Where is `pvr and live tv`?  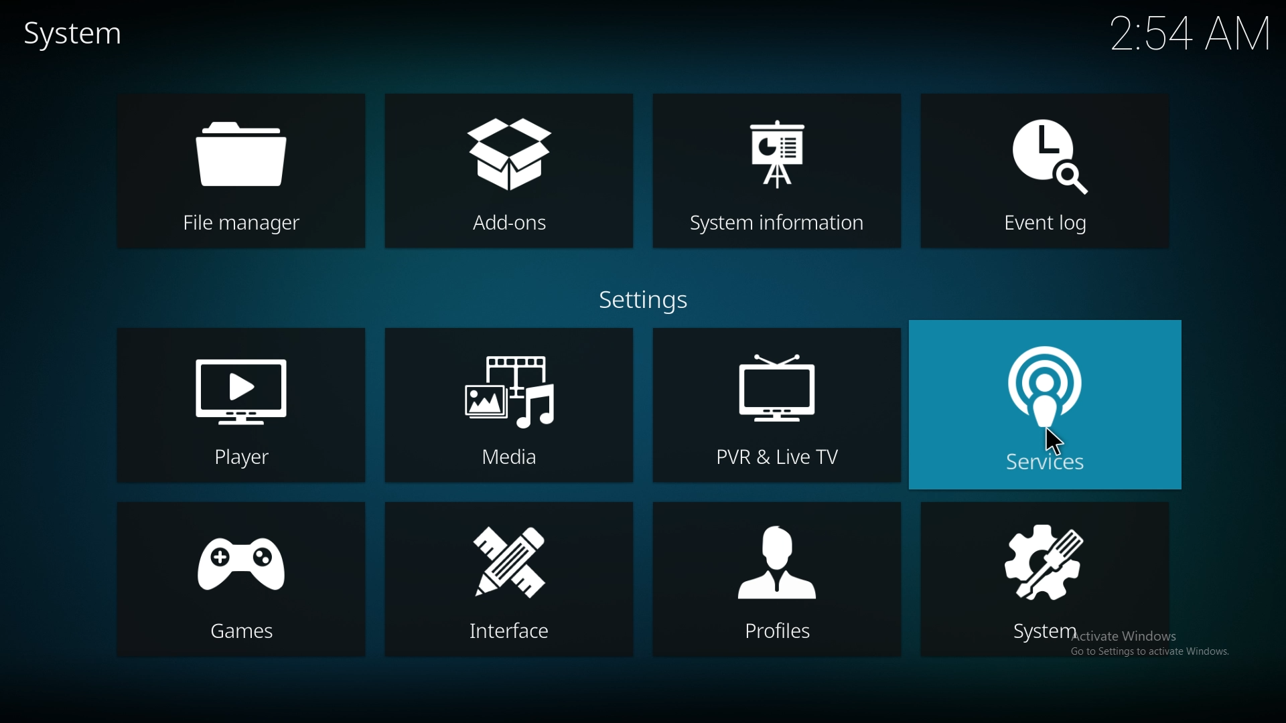
pvr and live tv is located at coordinates (776, 404).